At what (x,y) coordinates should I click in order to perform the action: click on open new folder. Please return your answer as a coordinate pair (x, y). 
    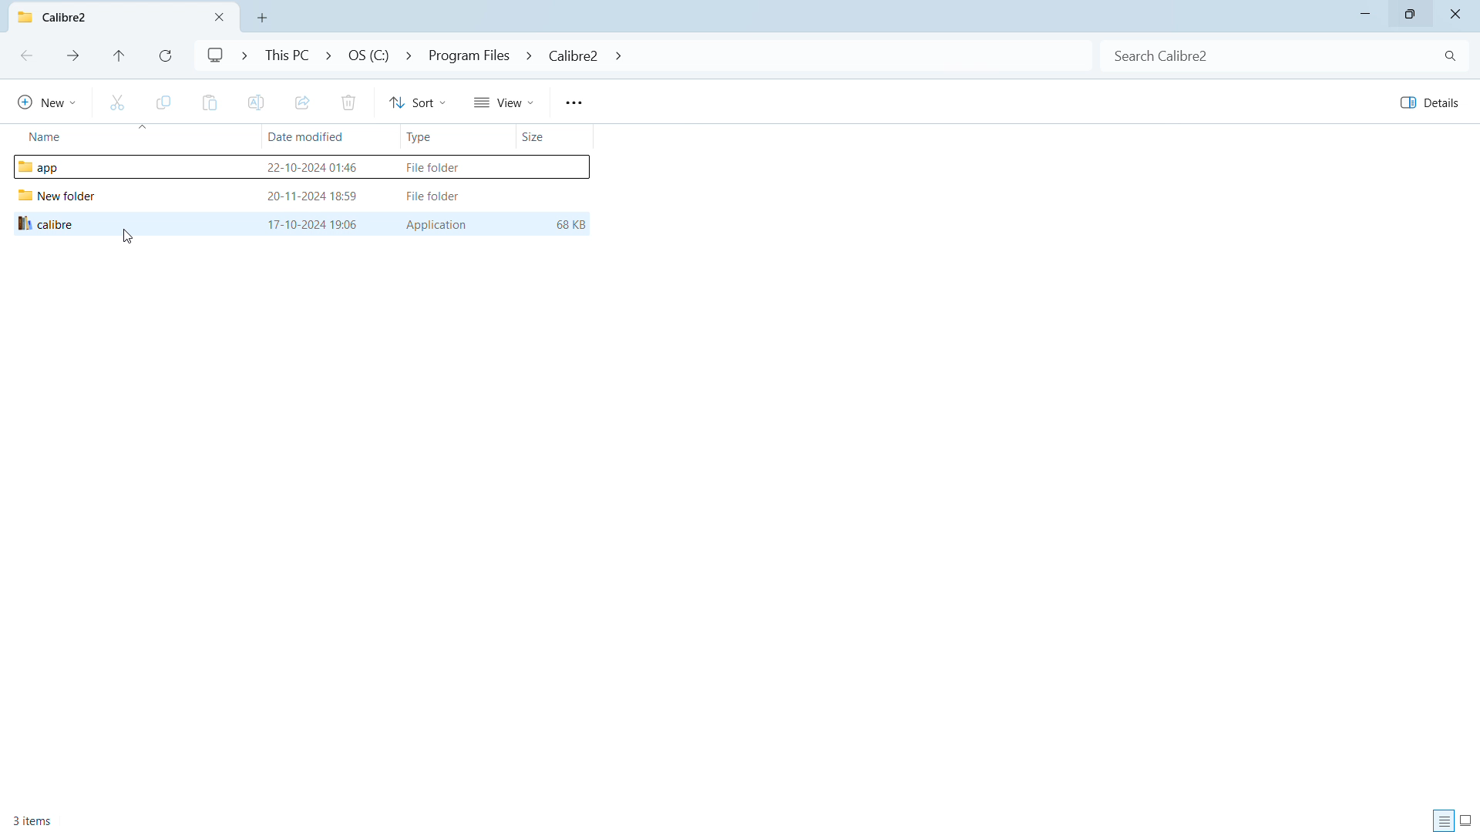
    Looking at the image, I should click on (261, 17).